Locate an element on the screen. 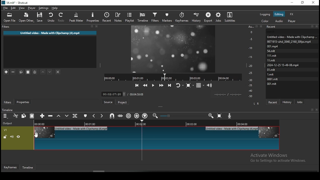 The image size is (320, 180). ripple all tracks is located at coordinates (136, 115).